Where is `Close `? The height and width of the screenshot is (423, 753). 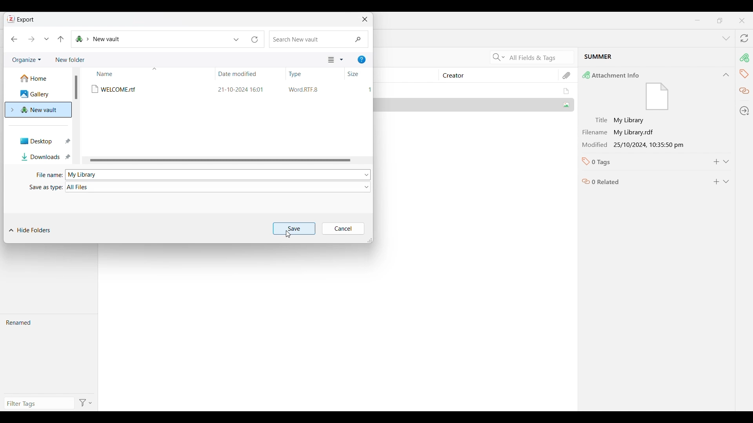 Close  is located at coordinates (742, 21).